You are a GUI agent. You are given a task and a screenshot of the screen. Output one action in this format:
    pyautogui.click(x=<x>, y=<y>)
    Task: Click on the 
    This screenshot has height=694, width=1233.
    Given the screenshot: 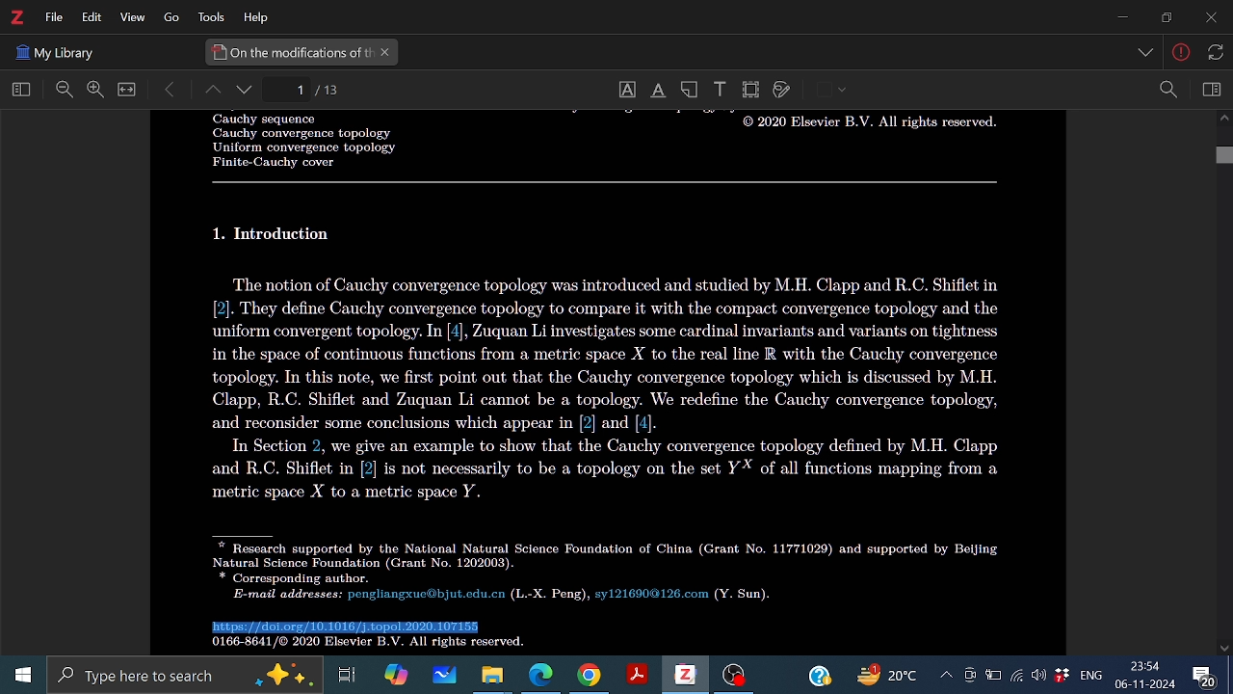 What is the action you would take?
    pyautogui.click(x=865, y=126)
    